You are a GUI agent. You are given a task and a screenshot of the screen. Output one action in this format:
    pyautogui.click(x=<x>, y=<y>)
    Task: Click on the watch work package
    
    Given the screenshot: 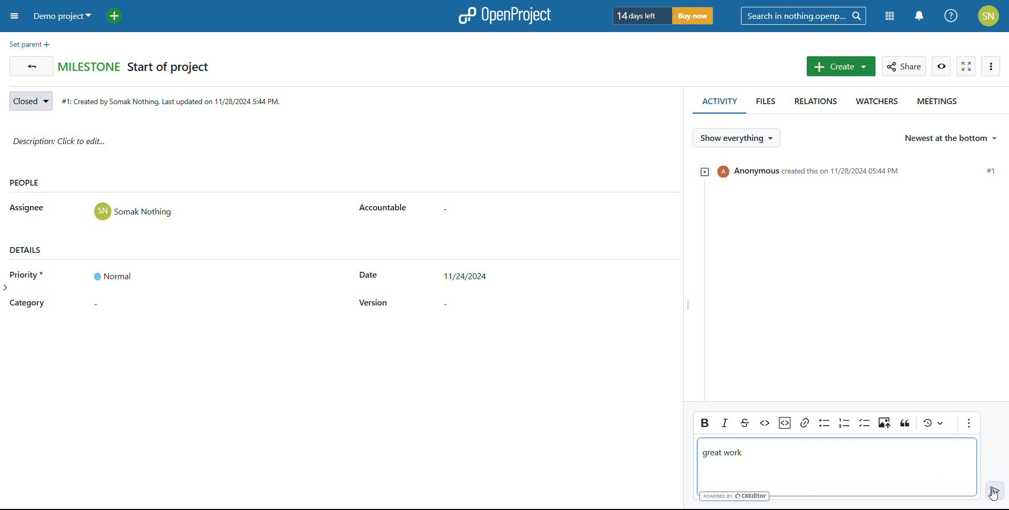 What is the action you would take?
    pyautogui.click(x=942, y=66)
    